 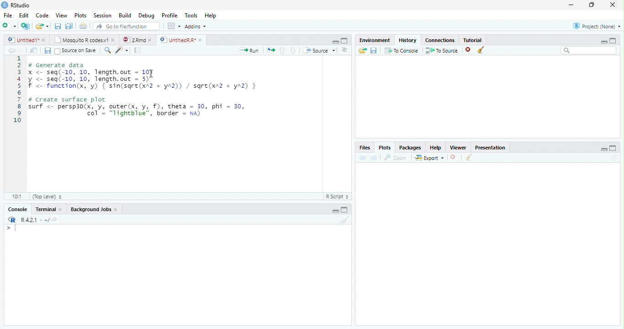 What do you see at coordinates (334, 42) in the screenshot?
I see `Minimize` at bounding box center [334, 42].